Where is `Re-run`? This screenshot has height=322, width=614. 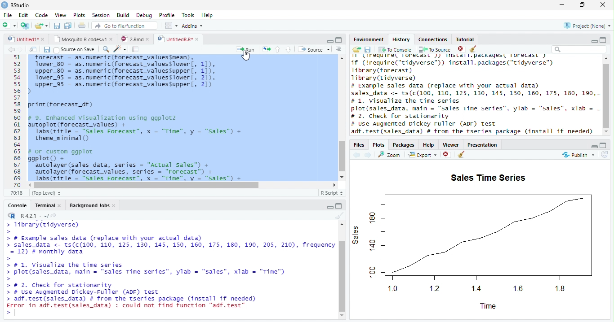
Re-run is located at coordinates (266, 49).